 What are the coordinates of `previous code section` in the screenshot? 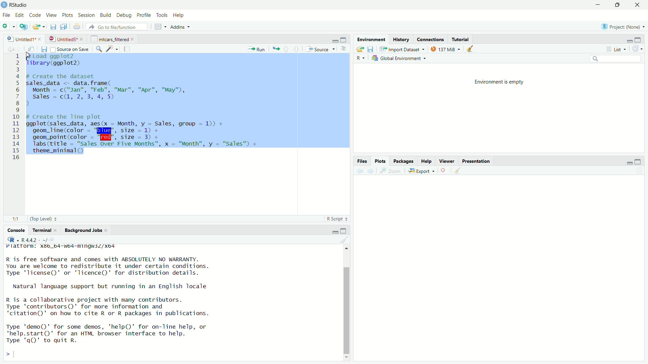 It's located at (286, 49).